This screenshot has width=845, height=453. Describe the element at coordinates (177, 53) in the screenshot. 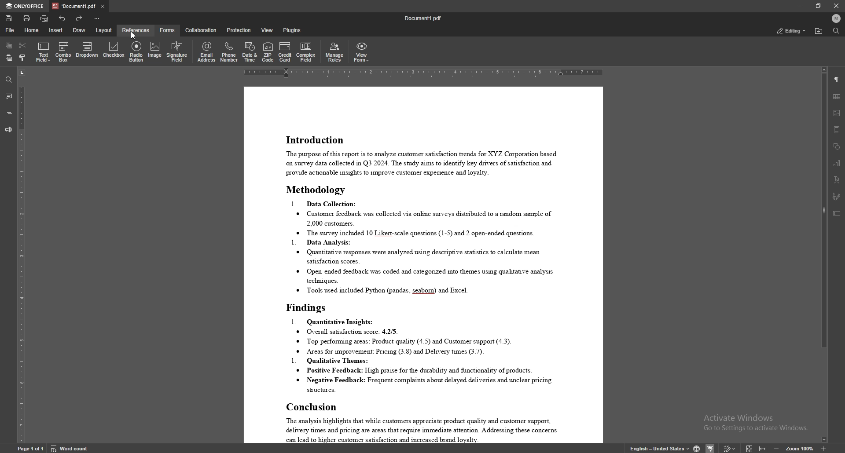

I see `signature field` at that location.